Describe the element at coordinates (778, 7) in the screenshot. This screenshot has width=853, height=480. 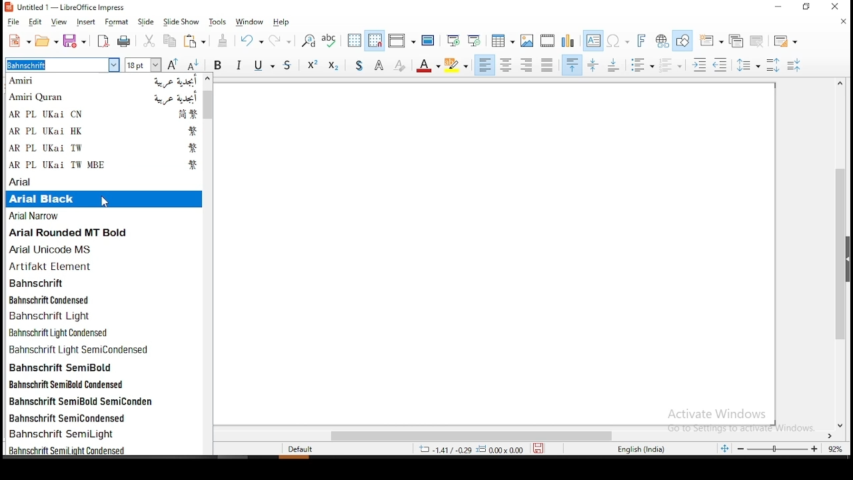
I see `minimize` at that location.